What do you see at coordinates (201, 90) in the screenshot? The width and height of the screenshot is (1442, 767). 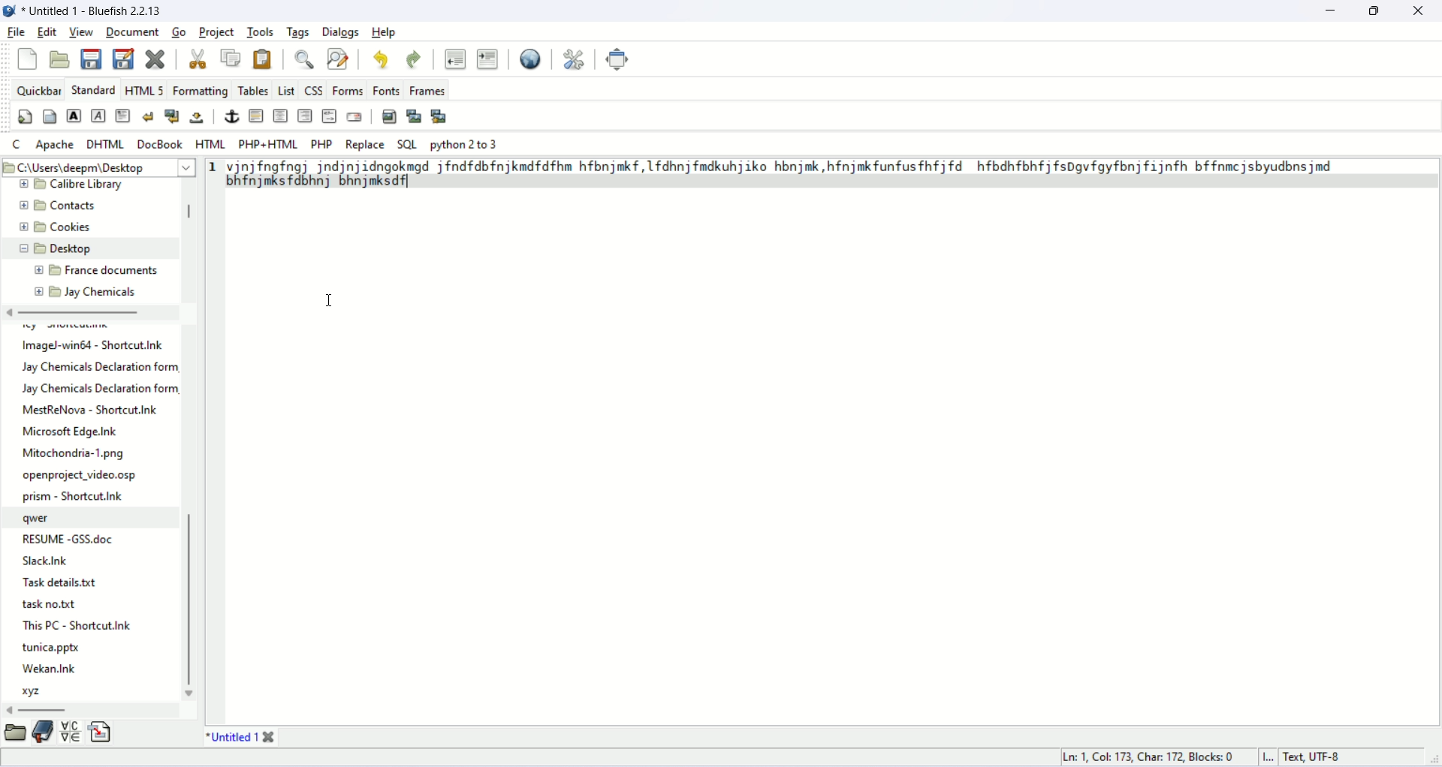 I see `formatting` at bounding box center [201, 90].